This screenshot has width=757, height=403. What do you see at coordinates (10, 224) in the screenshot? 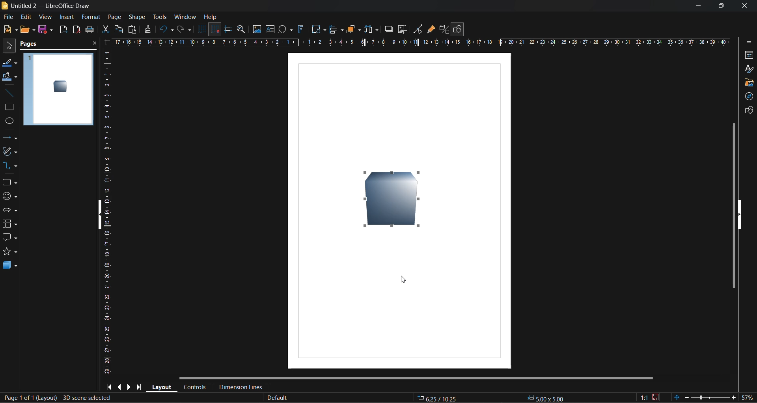
I see `flowchart` at bounding box center [10, 224].